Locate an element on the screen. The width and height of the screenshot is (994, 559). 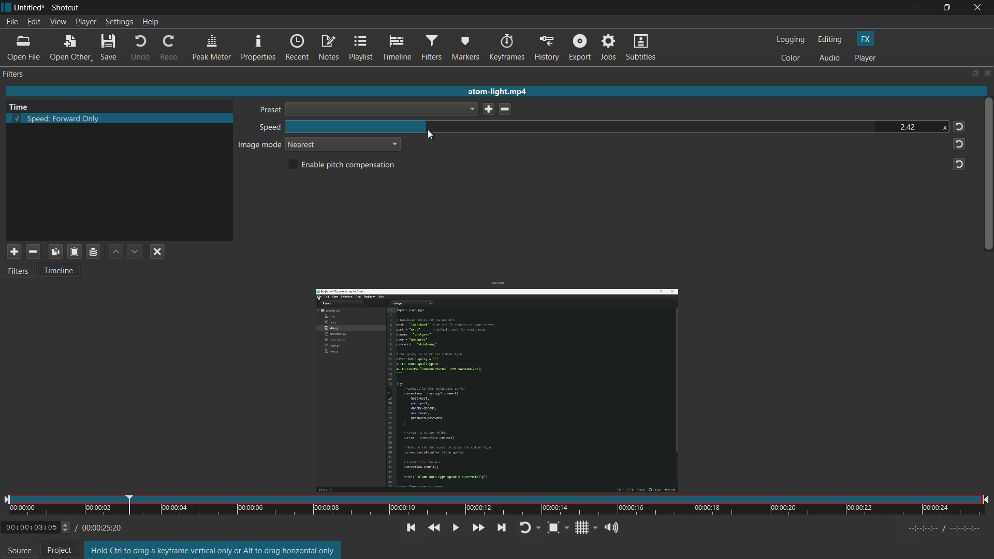
close panel is located at coordinates (988, 72).